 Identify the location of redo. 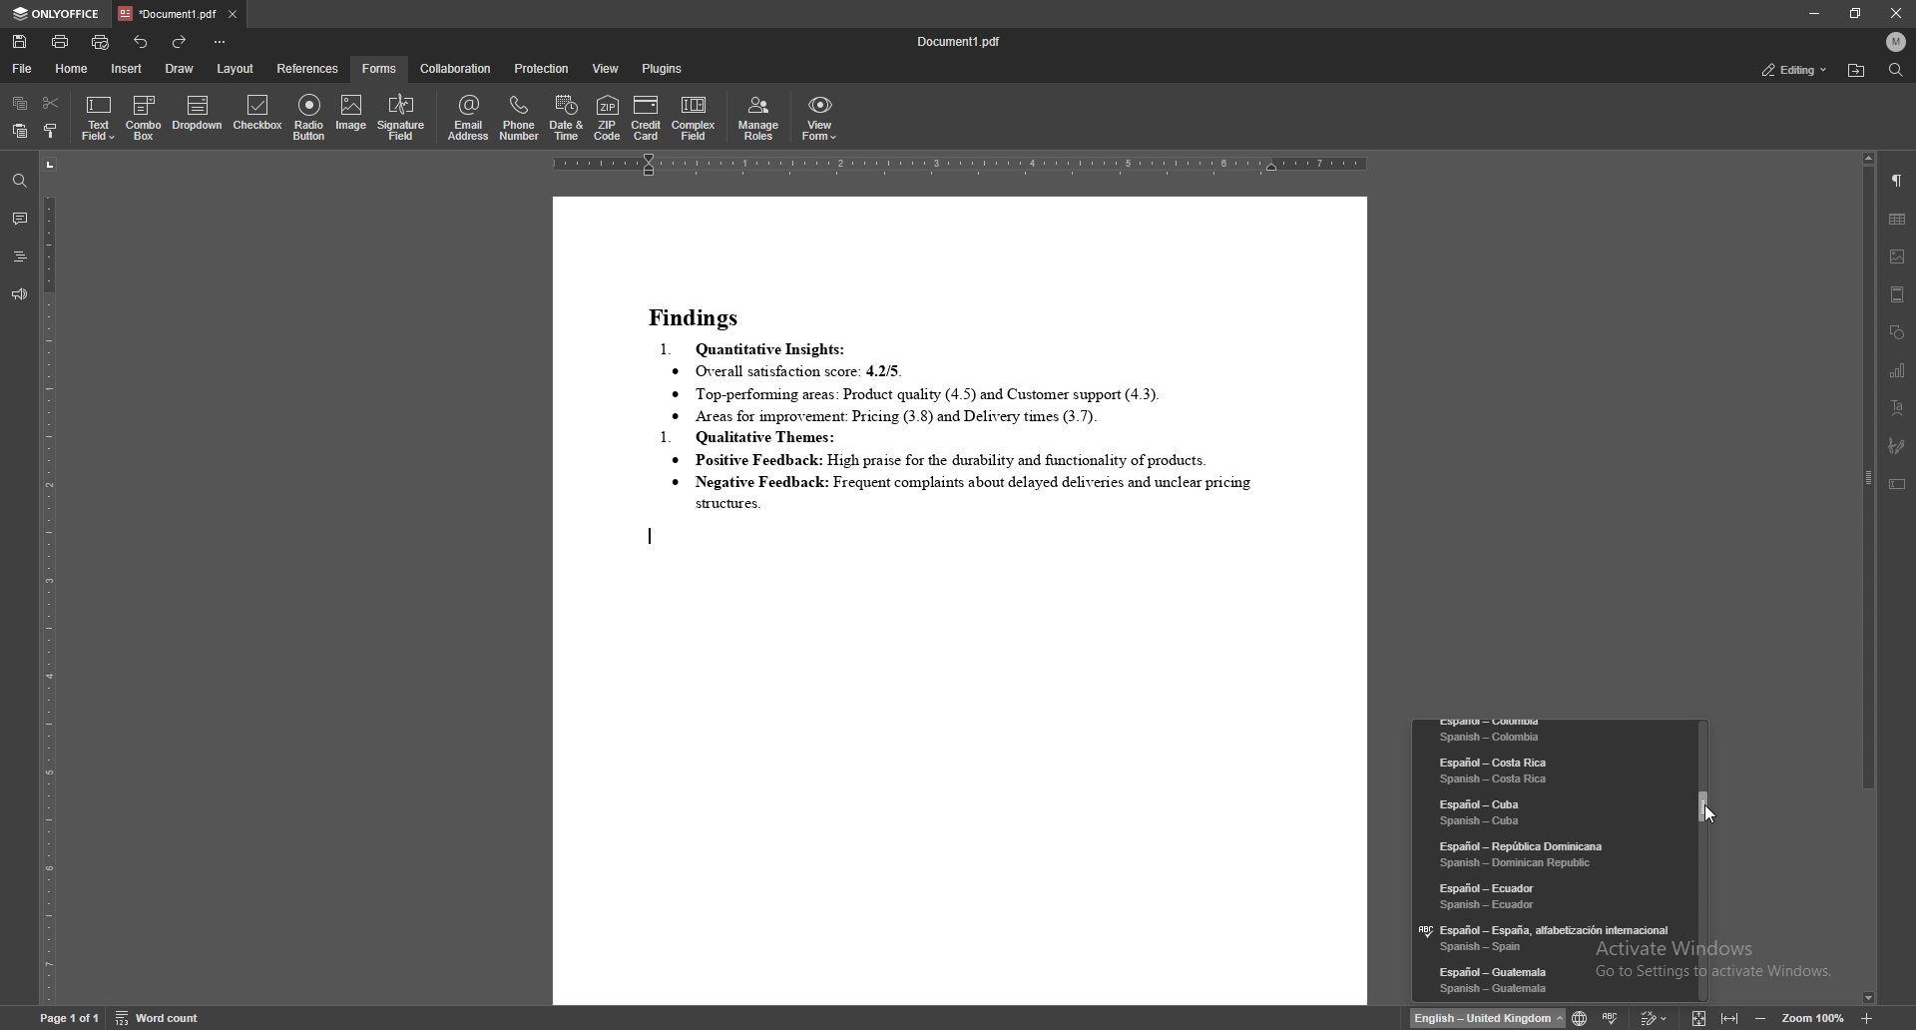
(183, 41).